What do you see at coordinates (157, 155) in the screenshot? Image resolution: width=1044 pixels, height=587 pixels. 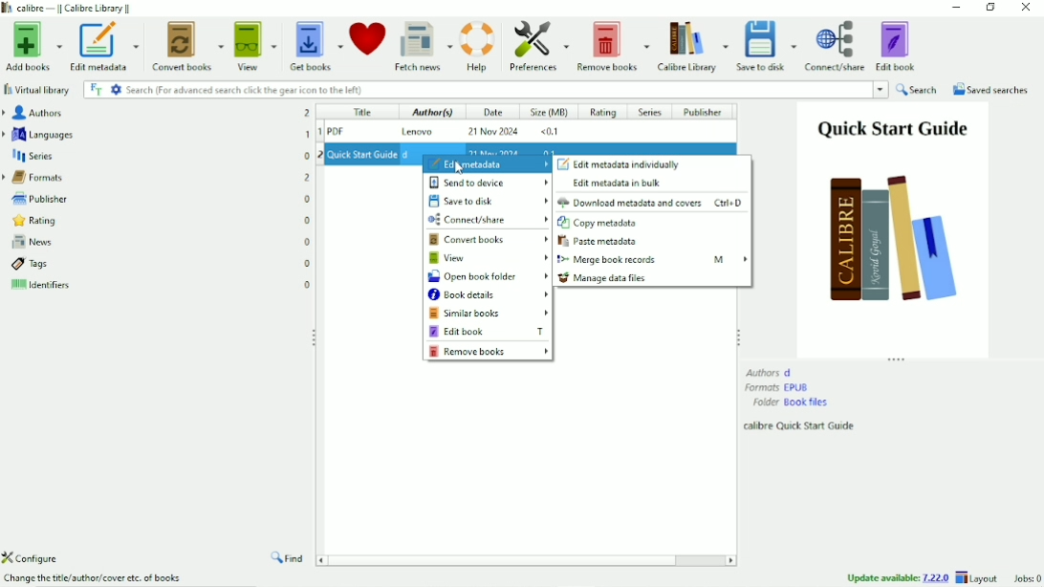 I see `Series` at bounding box center [157, 155].